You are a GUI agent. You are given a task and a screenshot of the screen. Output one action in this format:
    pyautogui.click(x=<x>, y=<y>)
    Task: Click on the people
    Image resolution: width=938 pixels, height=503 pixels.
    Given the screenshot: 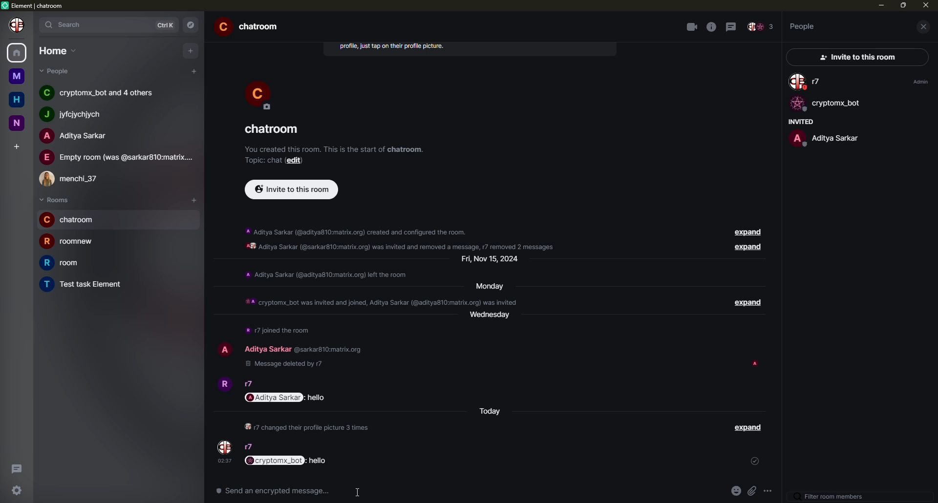 What is the action you would take?
    pyautogui.click(x=74, y=136)
    